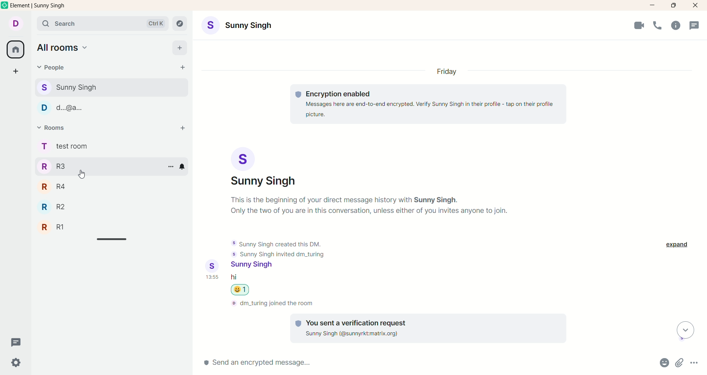 The width and height of the screenshot is (707, 375). Describe the element at coordinates (423, 328) in the screenshot. I see `text` at that location.